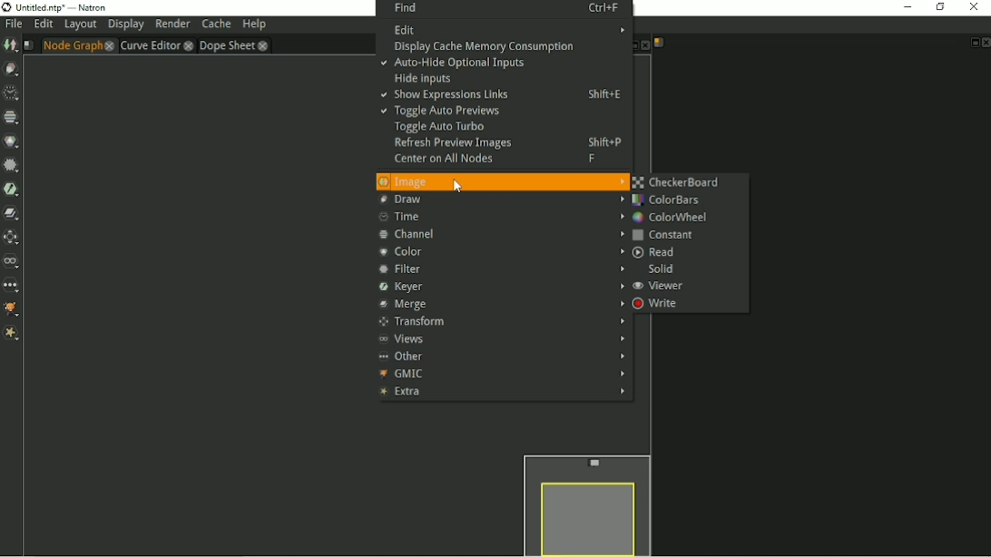 This screenshot has height=557, width=991. I want to click on Display cache memory consumption, so click(492, 47).